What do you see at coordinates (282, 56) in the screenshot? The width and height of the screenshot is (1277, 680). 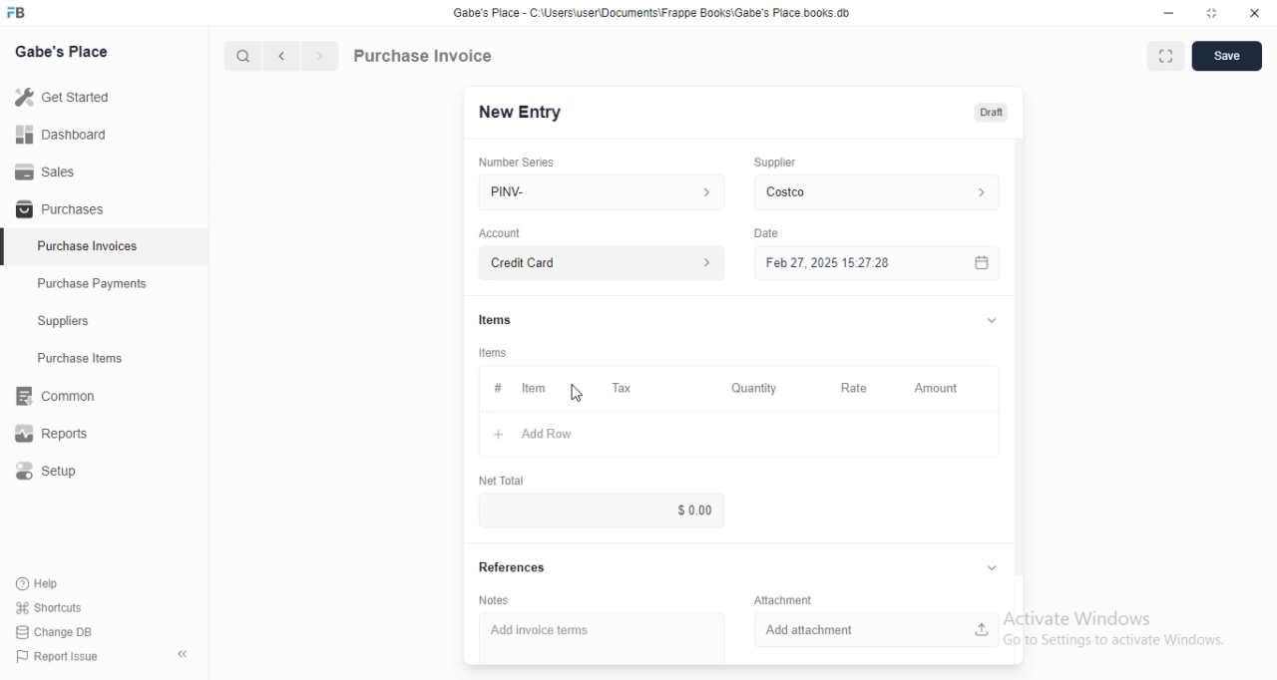 I see `Previous button` at bounding box center [282, 56].